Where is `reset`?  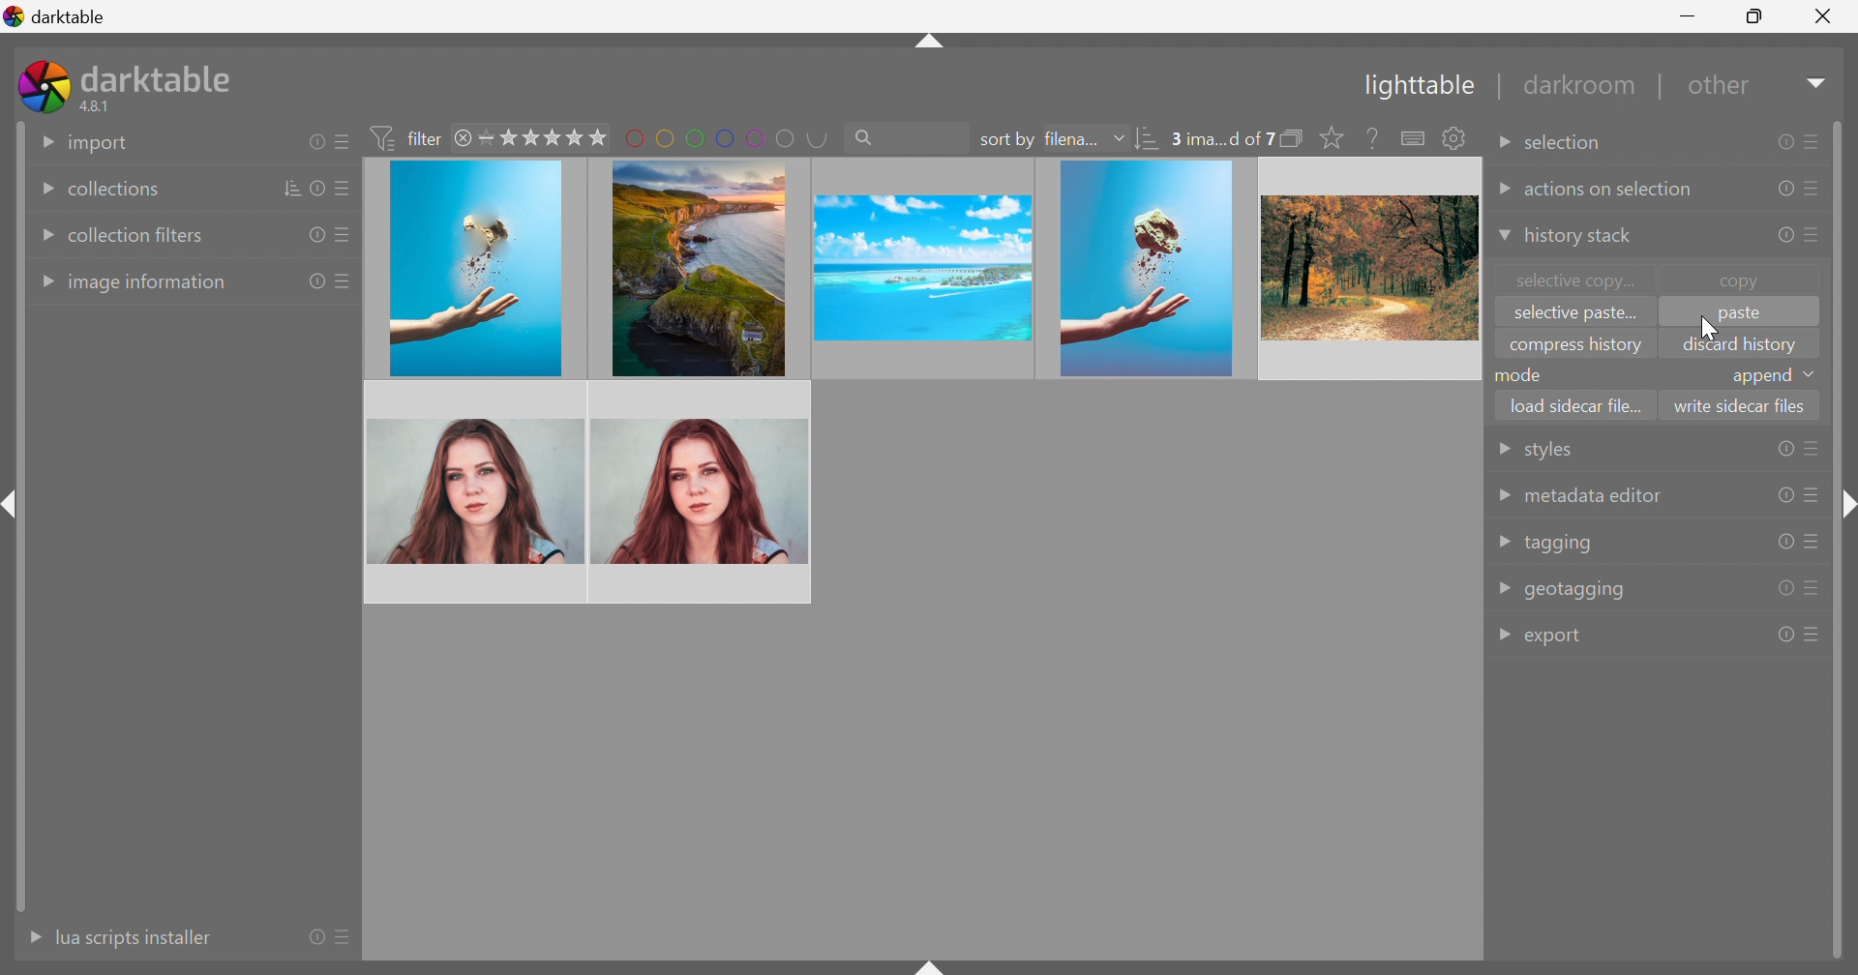 reset is located at coordinates (312, 236).